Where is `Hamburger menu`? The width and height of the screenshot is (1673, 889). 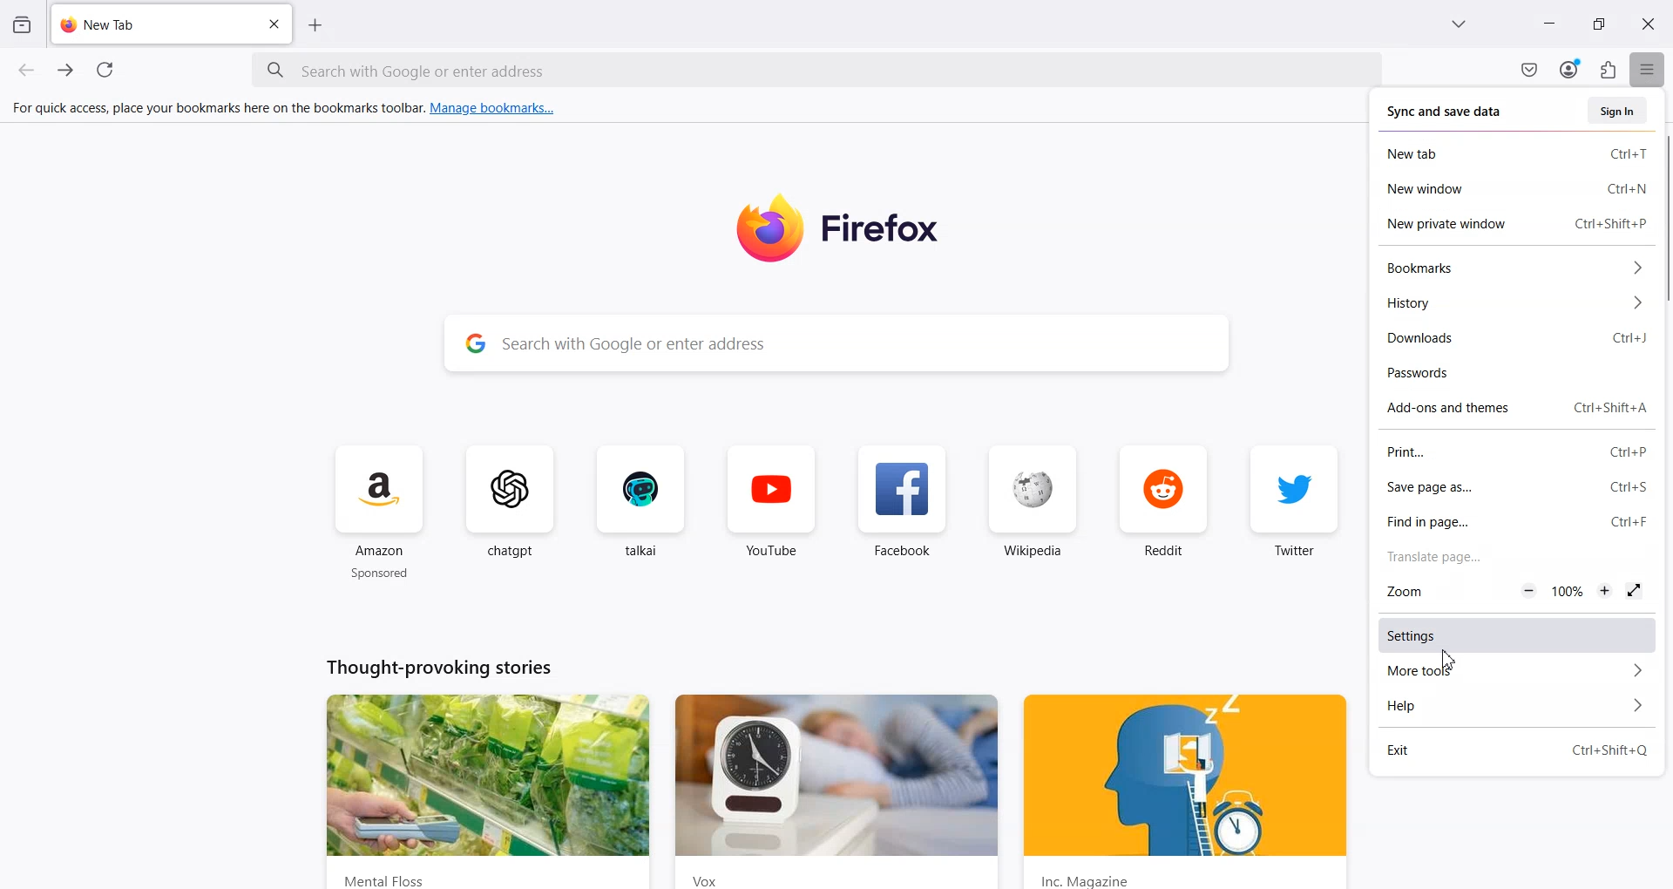
Hamburger menu is located at coordinates (1649, 71).